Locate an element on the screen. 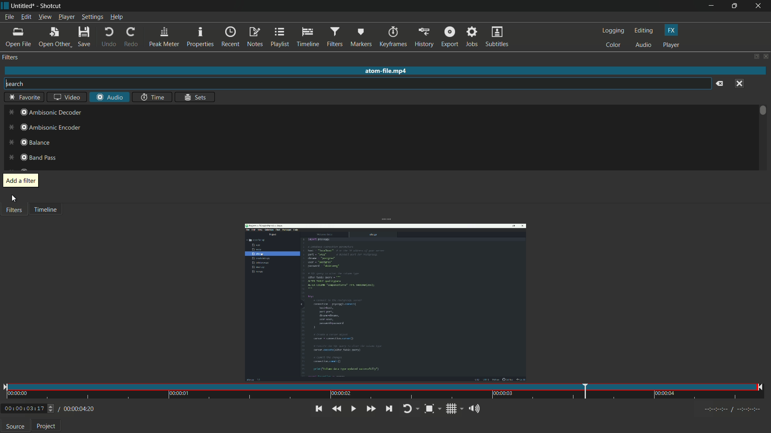  help menu is located at coordinates (116, 17).